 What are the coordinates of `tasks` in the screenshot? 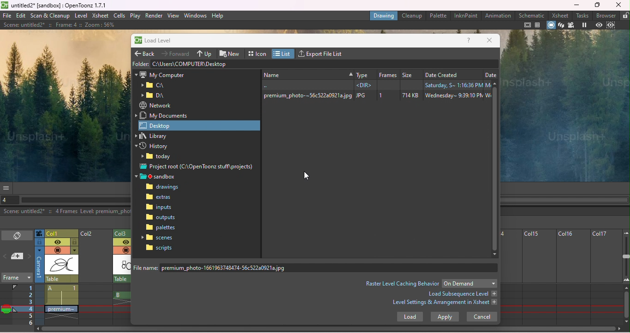 It's located at (583, 15).